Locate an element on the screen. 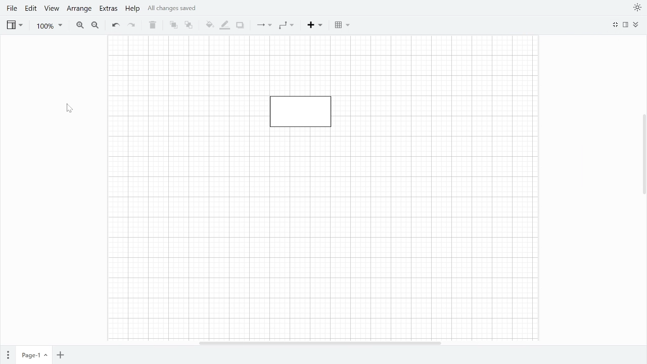 The width and height of the screenshot is (647, 364). Fill color is located at coordinates (209, 26).